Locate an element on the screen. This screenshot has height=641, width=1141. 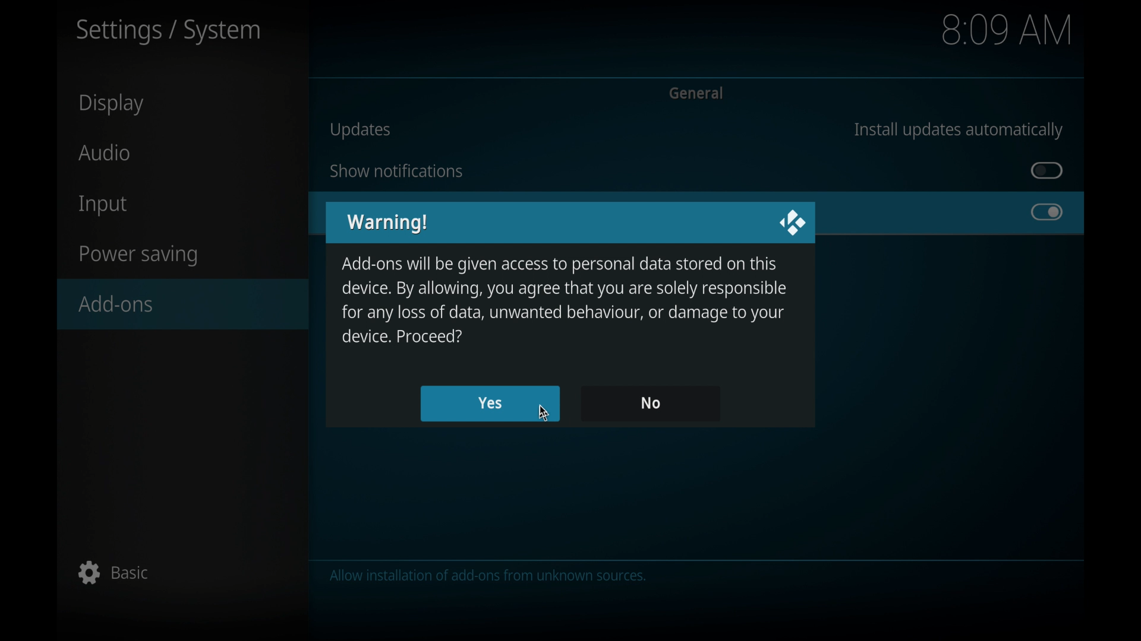
warning is located at coordinates (389, 224).